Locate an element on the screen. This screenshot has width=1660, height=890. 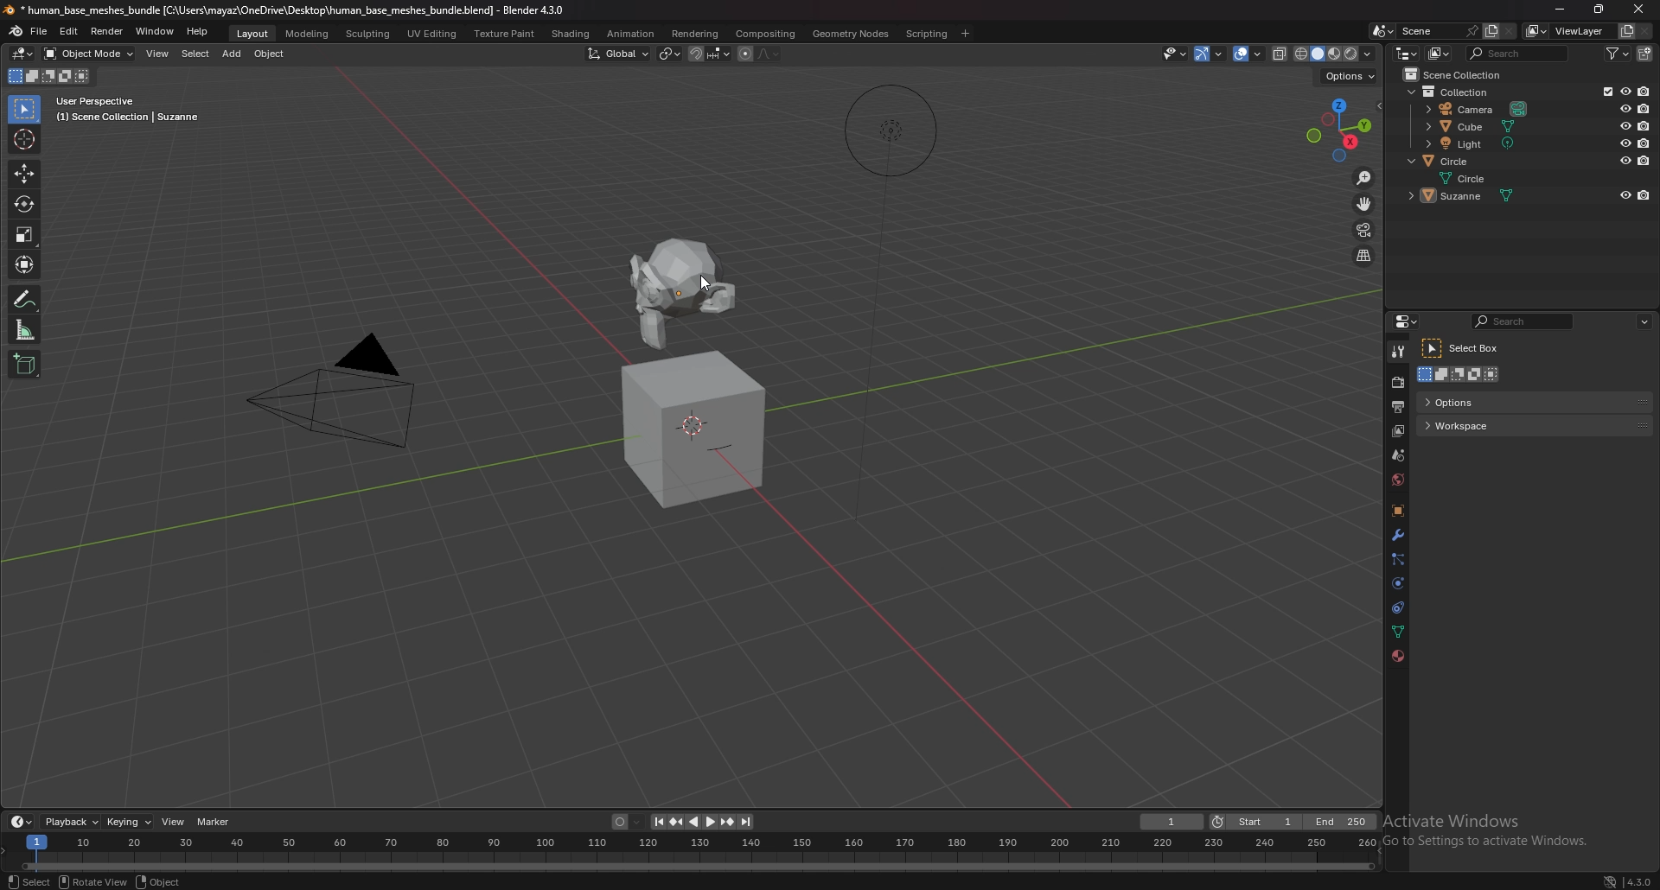
seek is located at coordinates (691, 853).